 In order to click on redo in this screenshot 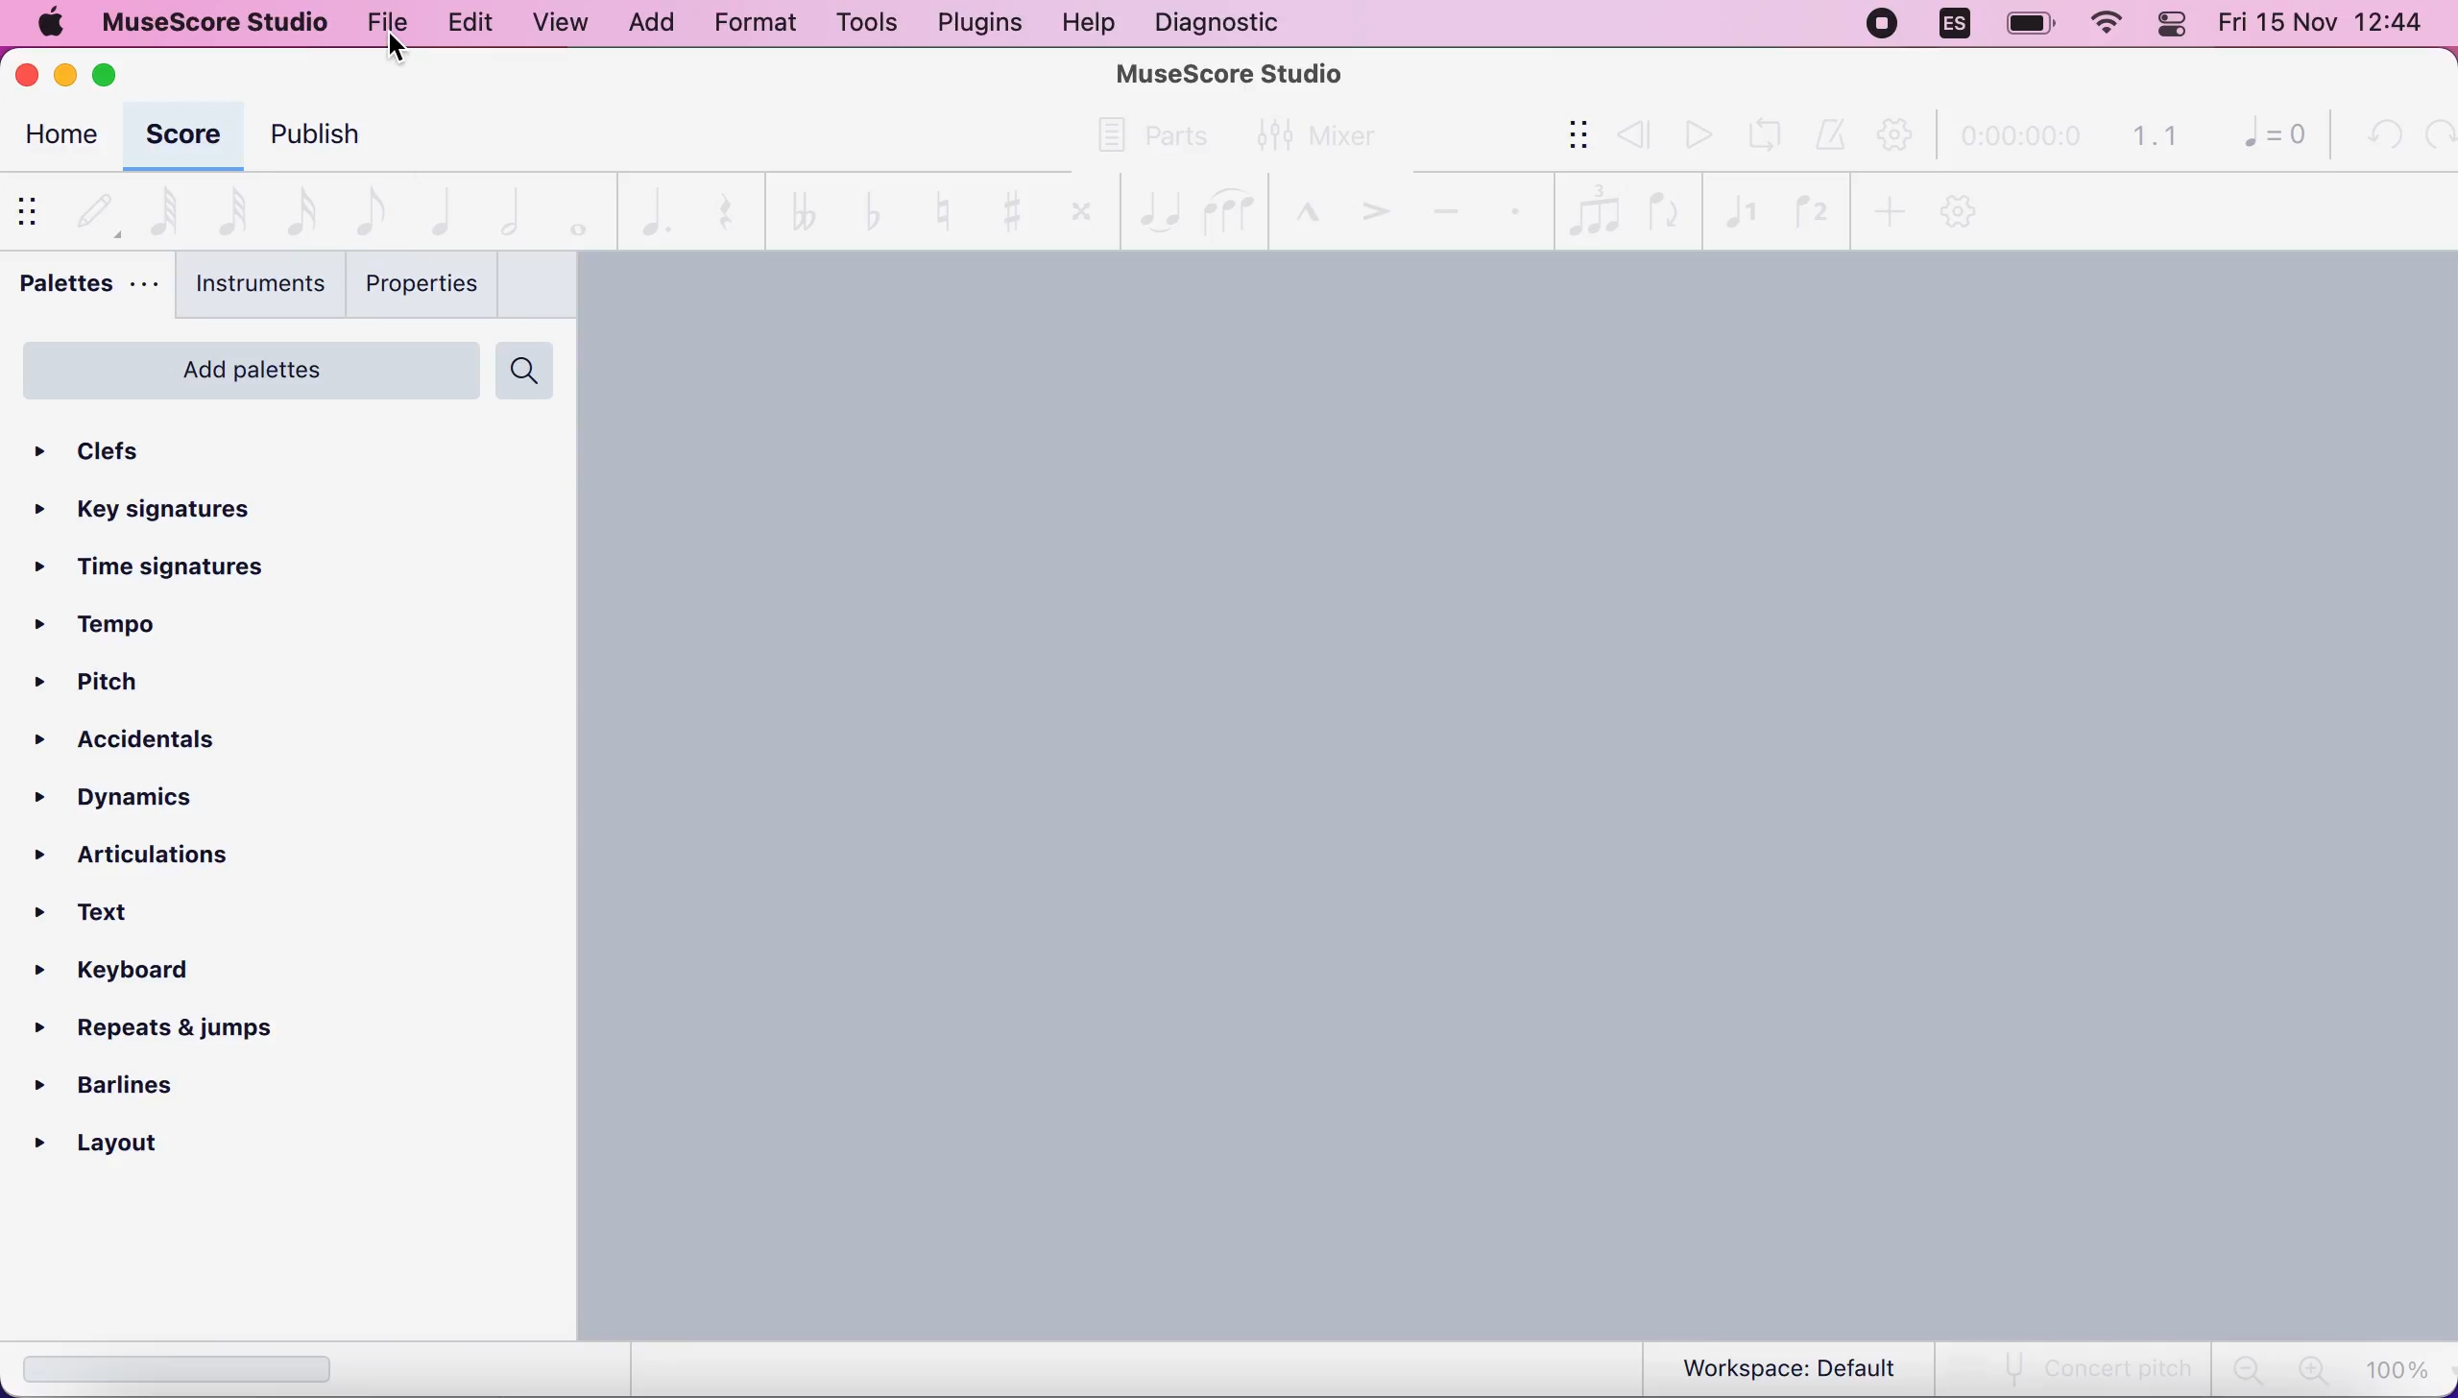, I will do `click(2435, 135)`.